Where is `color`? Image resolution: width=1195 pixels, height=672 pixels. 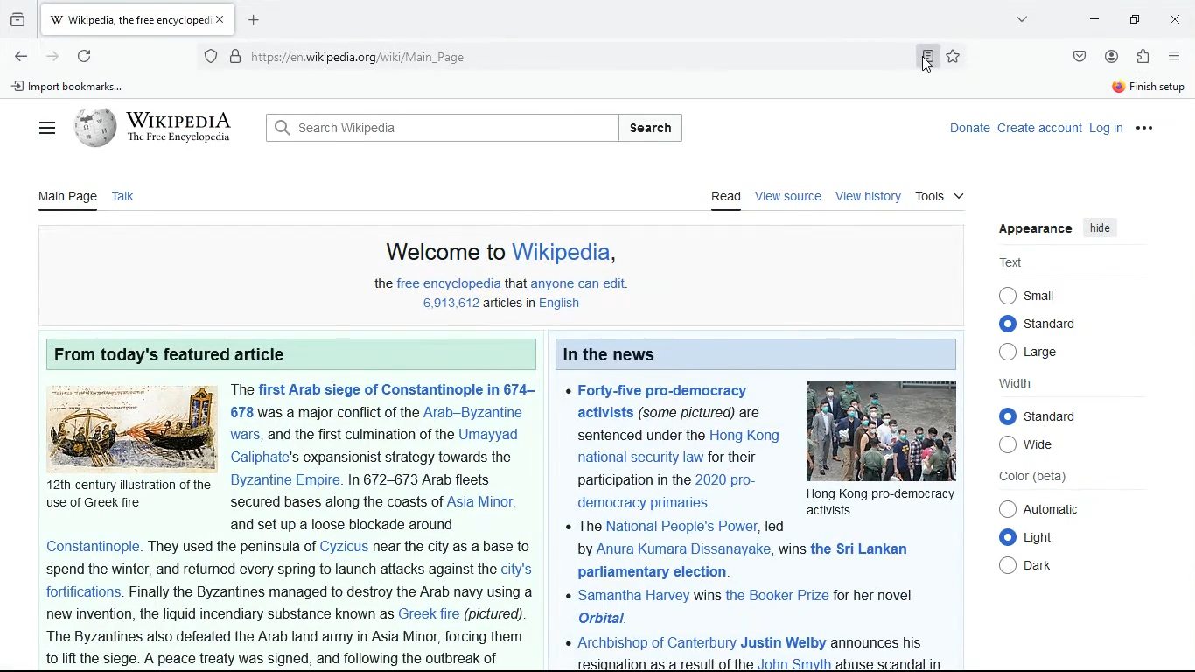
color is located at coordinates (1031, 478).